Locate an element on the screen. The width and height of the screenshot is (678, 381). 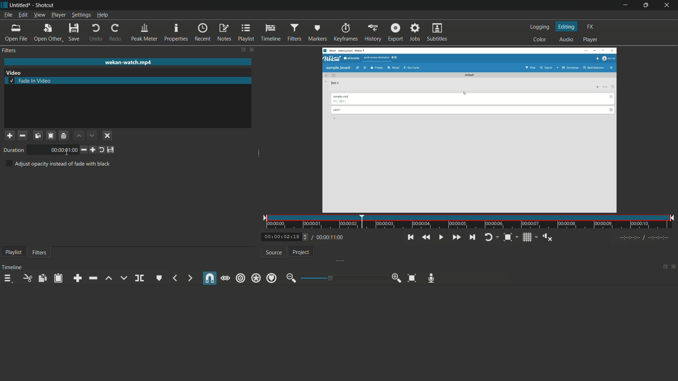
close filter is located at coordinates (252, 50).